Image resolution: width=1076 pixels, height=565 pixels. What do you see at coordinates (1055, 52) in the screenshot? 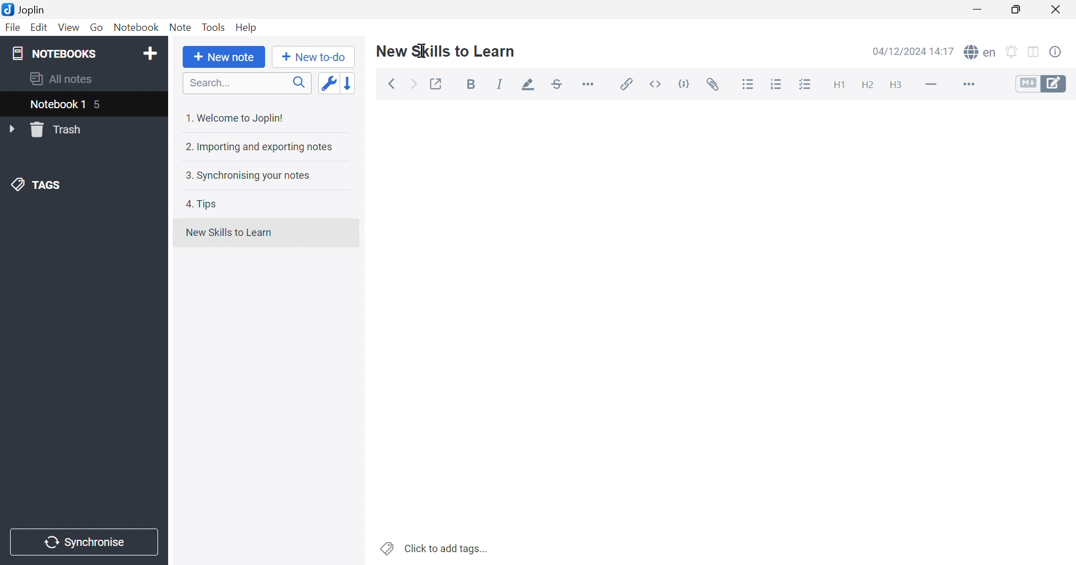
I see `Note properties` at bounding box center [1055, 52].